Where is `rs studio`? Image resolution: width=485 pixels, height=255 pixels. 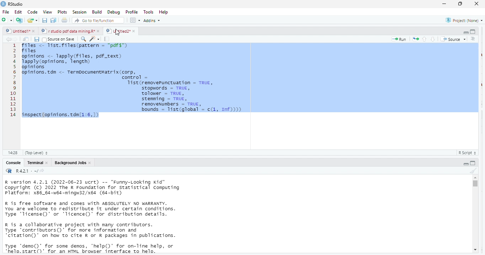 rs studio is located at coordinates (9, 171).